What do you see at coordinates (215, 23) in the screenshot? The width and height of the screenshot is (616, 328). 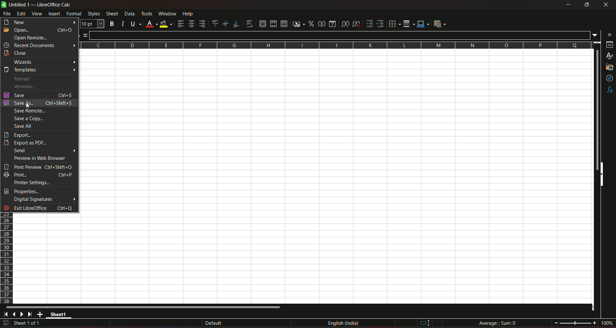 I see `align top` at bounding box center [215, 23].